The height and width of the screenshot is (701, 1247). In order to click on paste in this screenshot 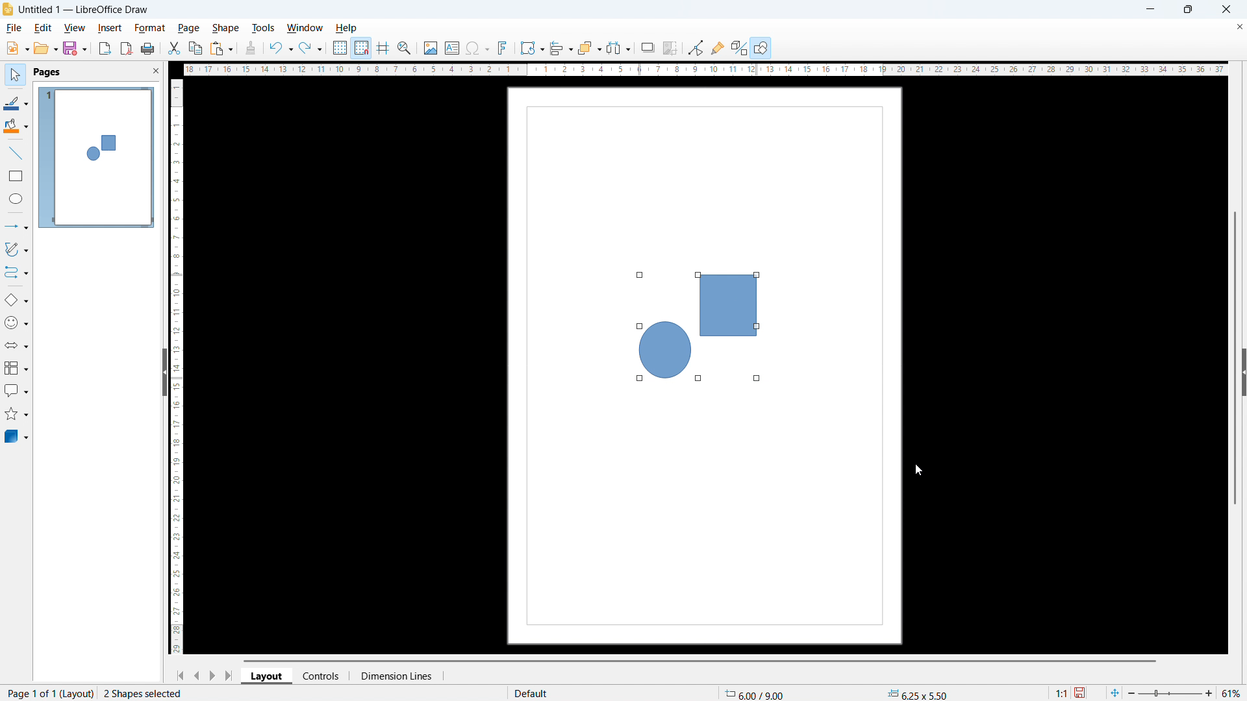, I will do `click(223, 49)`.